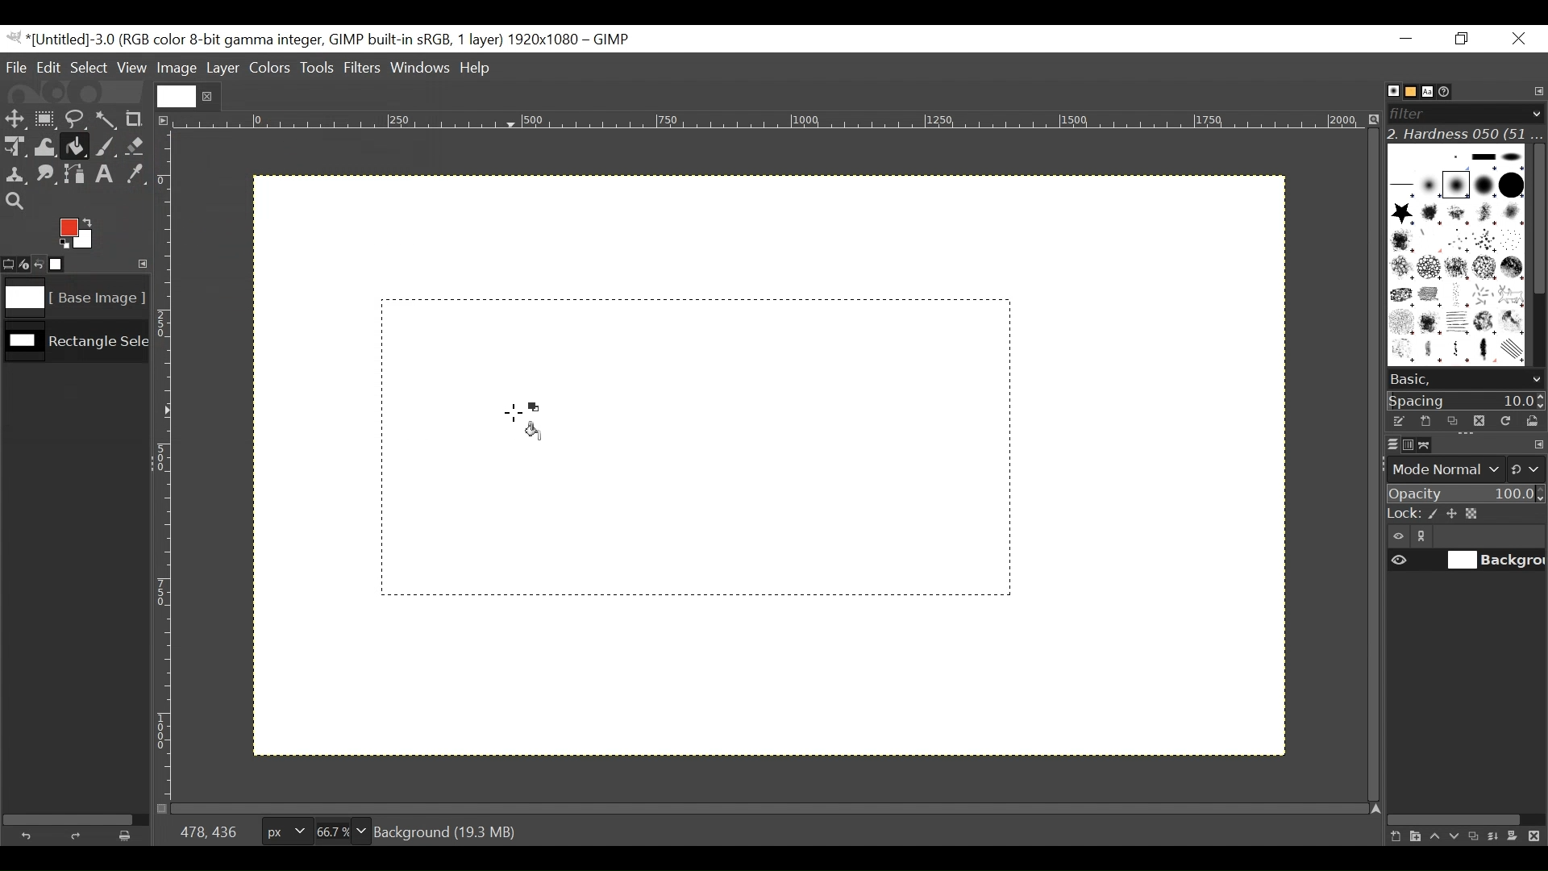 This screenshot has width=1548, height=871. What do you see at coordinates (106, 148) in the screenshot?
I see `Paintbrush tool` at bounding box center [106, 148].